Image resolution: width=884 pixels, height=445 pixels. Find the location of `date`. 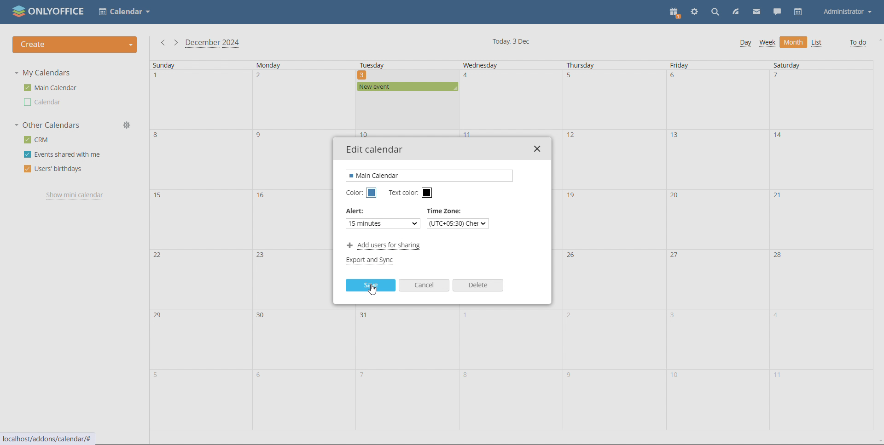

date is located at coordinates (200, 100).